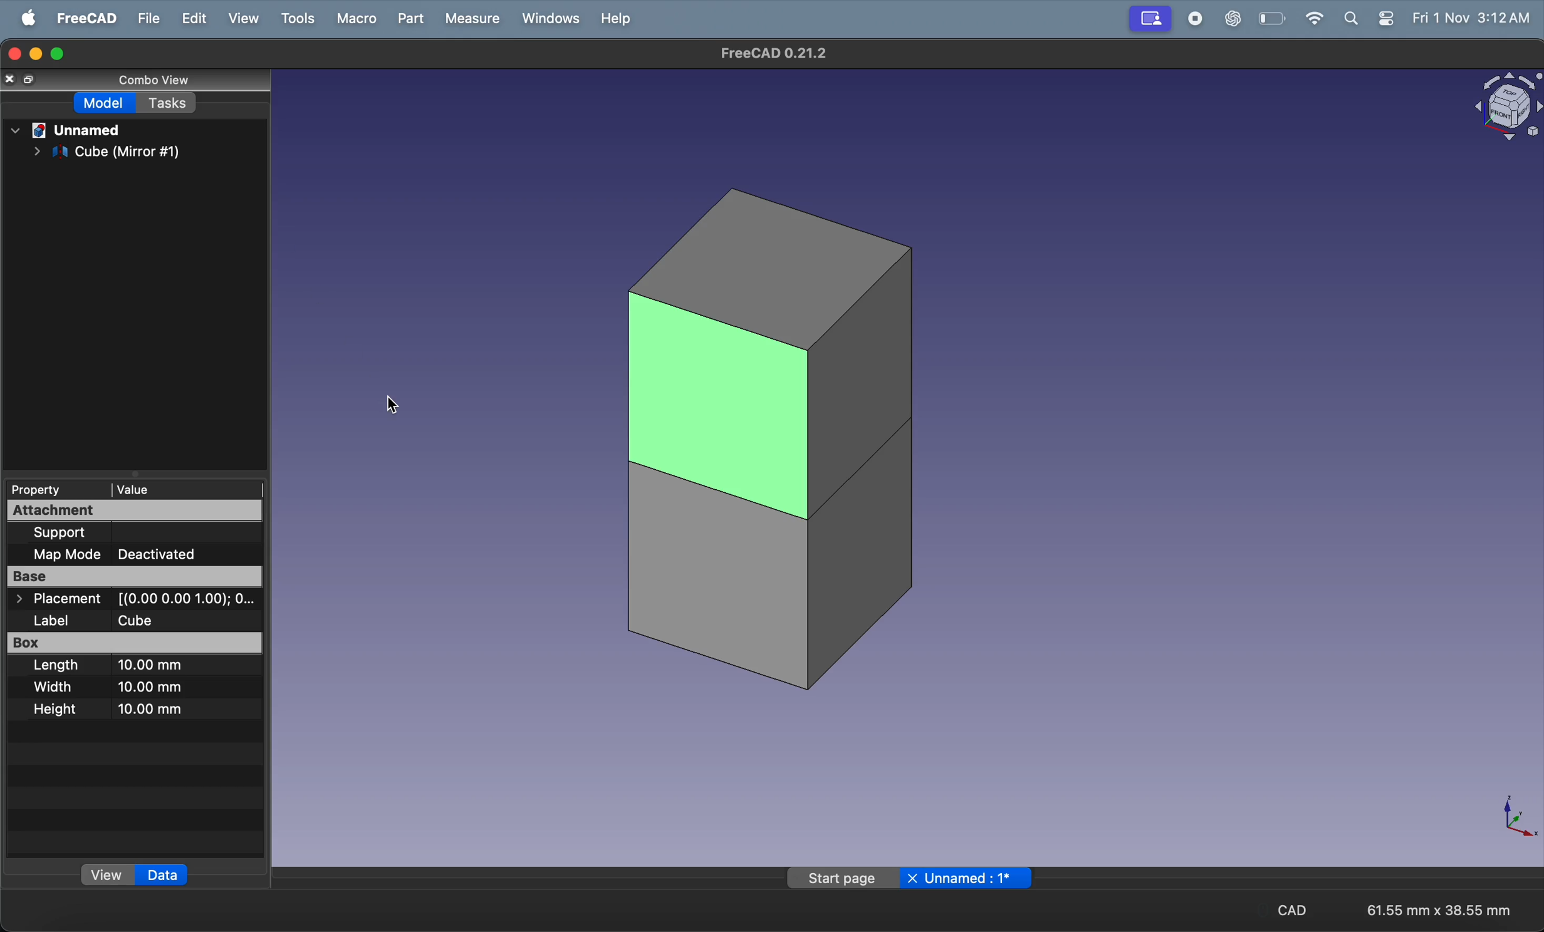  I want to click on help, so click(614, 19).